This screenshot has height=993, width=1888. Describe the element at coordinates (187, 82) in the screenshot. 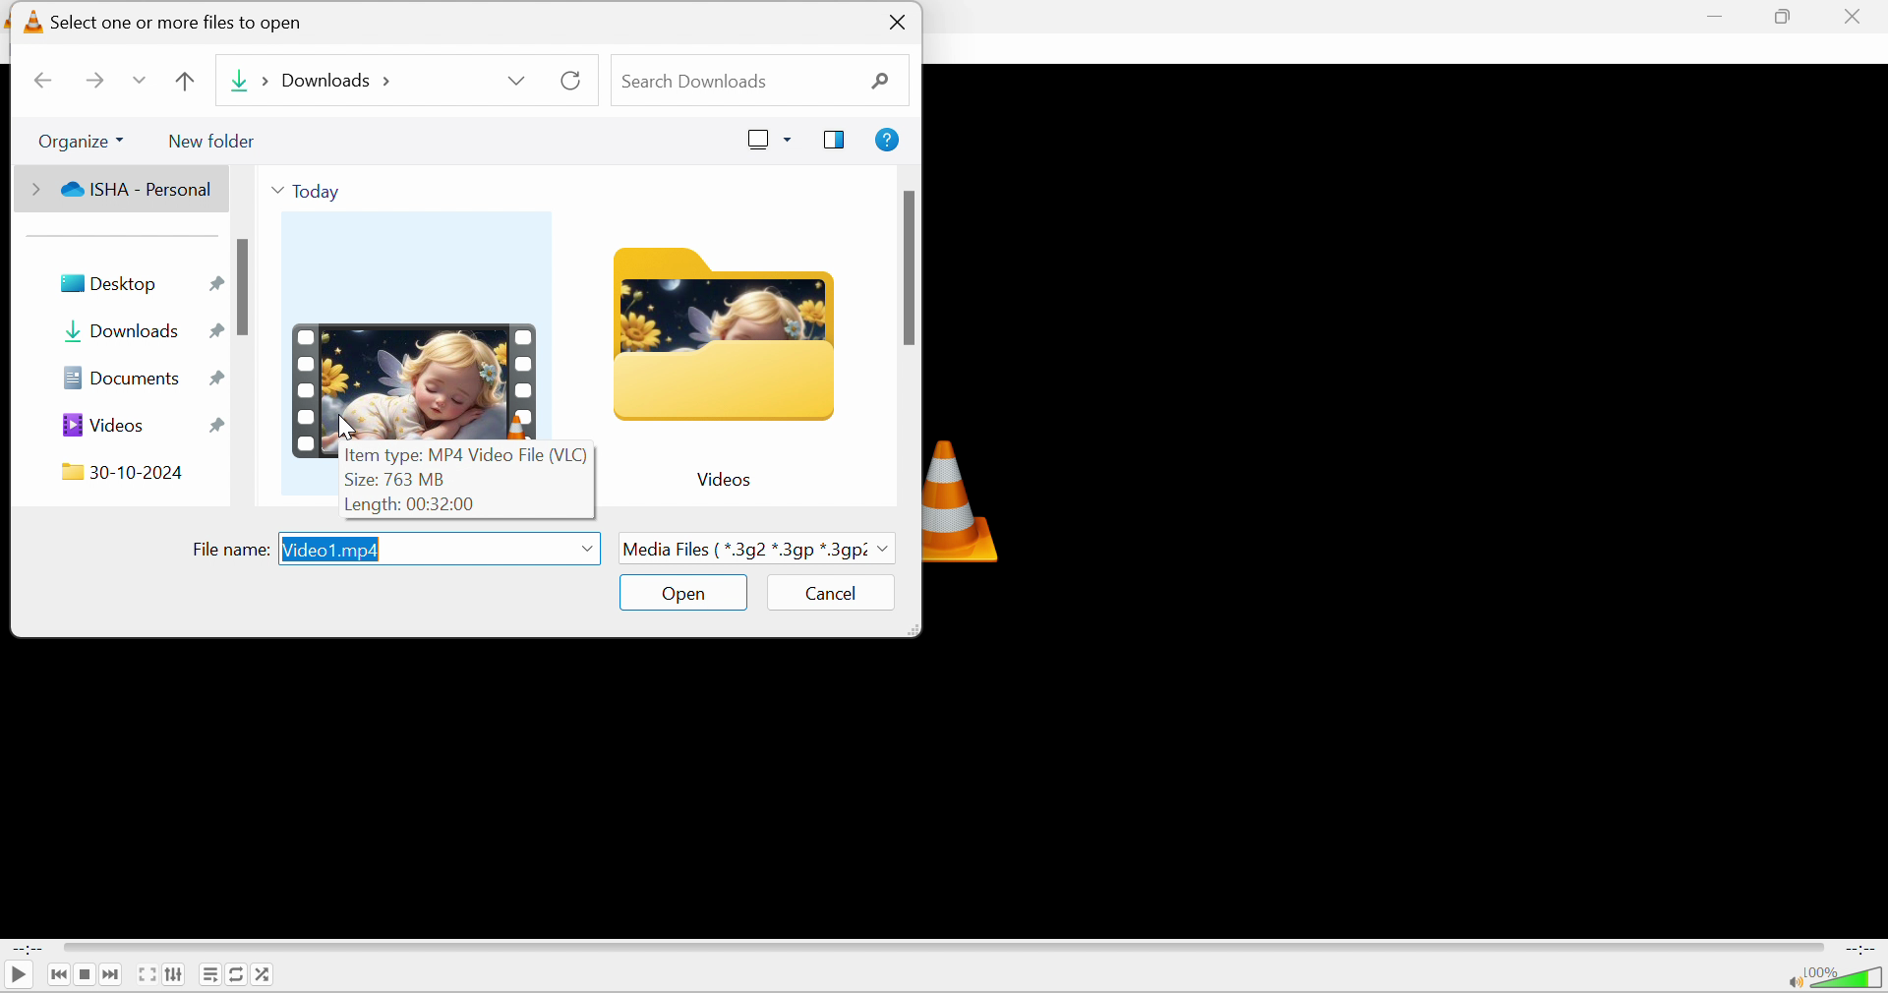

I see `Up` at that location.